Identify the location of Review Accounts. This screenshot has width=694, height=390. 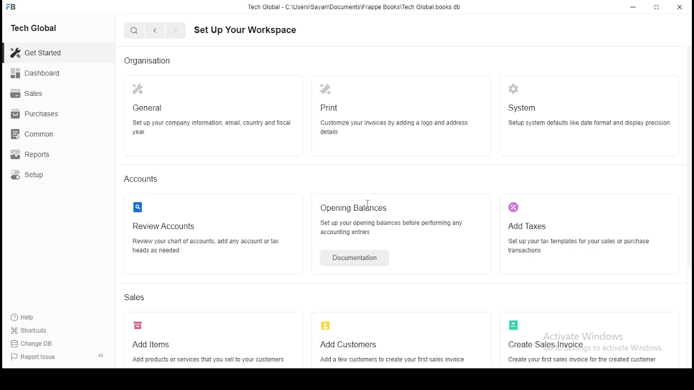
(212, 229).